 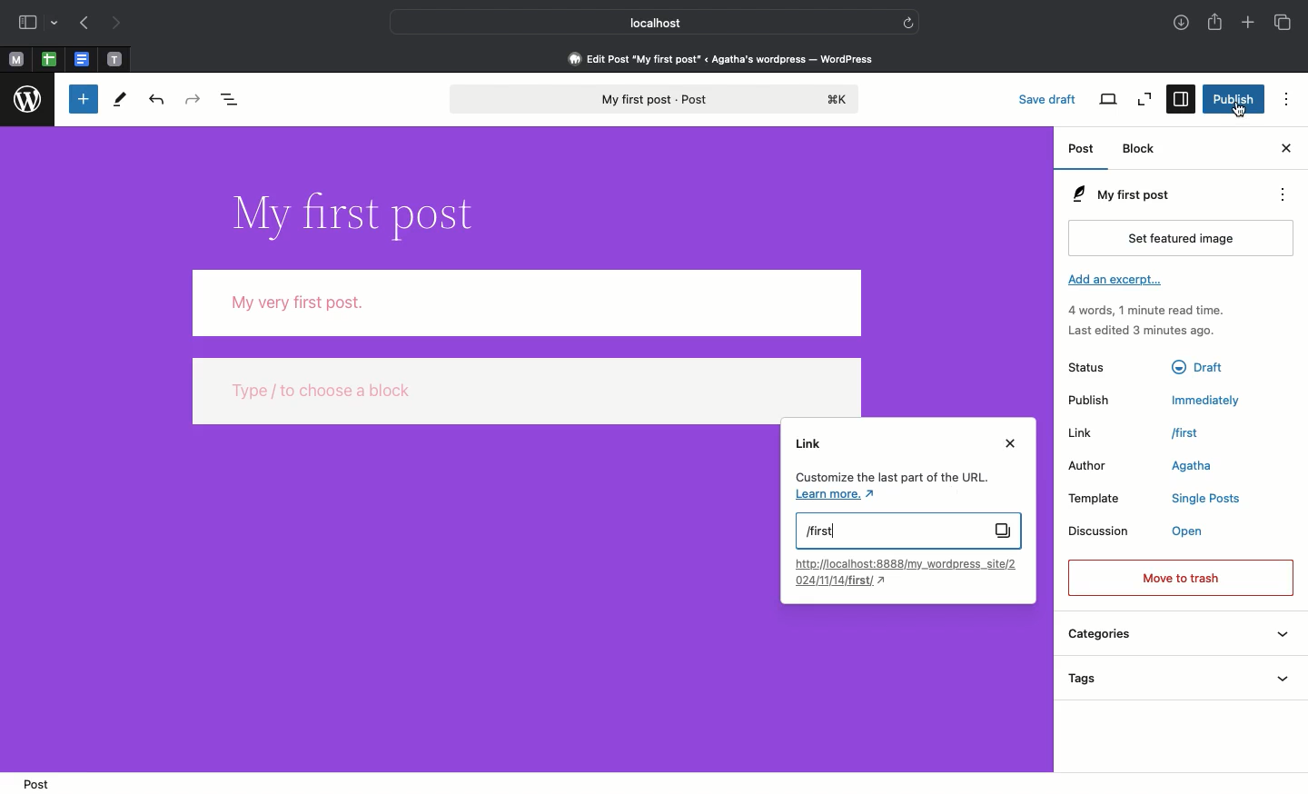 I want to click on Discussion, so click(x=1100, y=531).